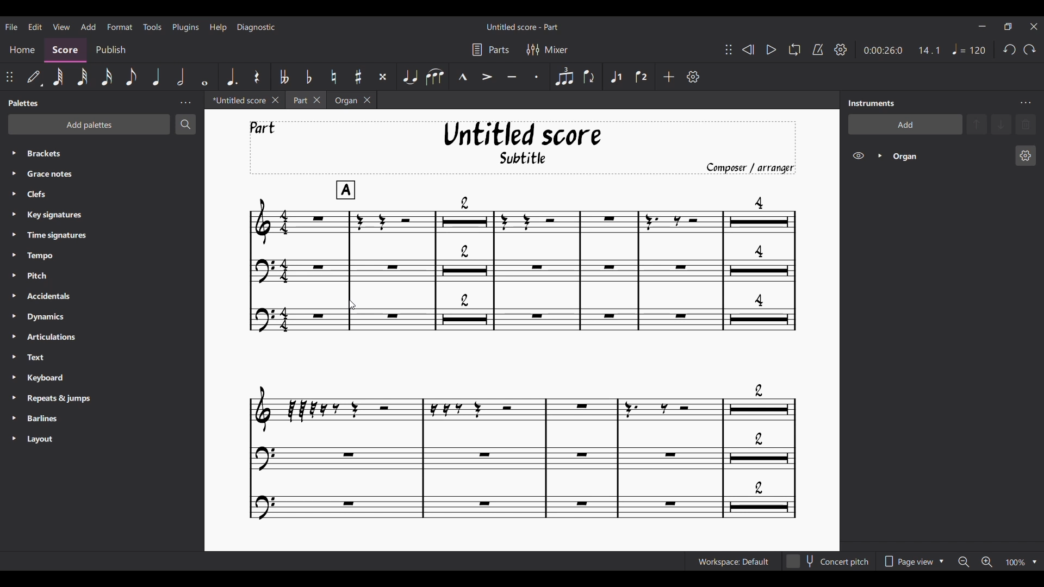  What do you see at coordinates (22, 49) in the screenshot?
I see `Home section` at bounding box center [22, 49].